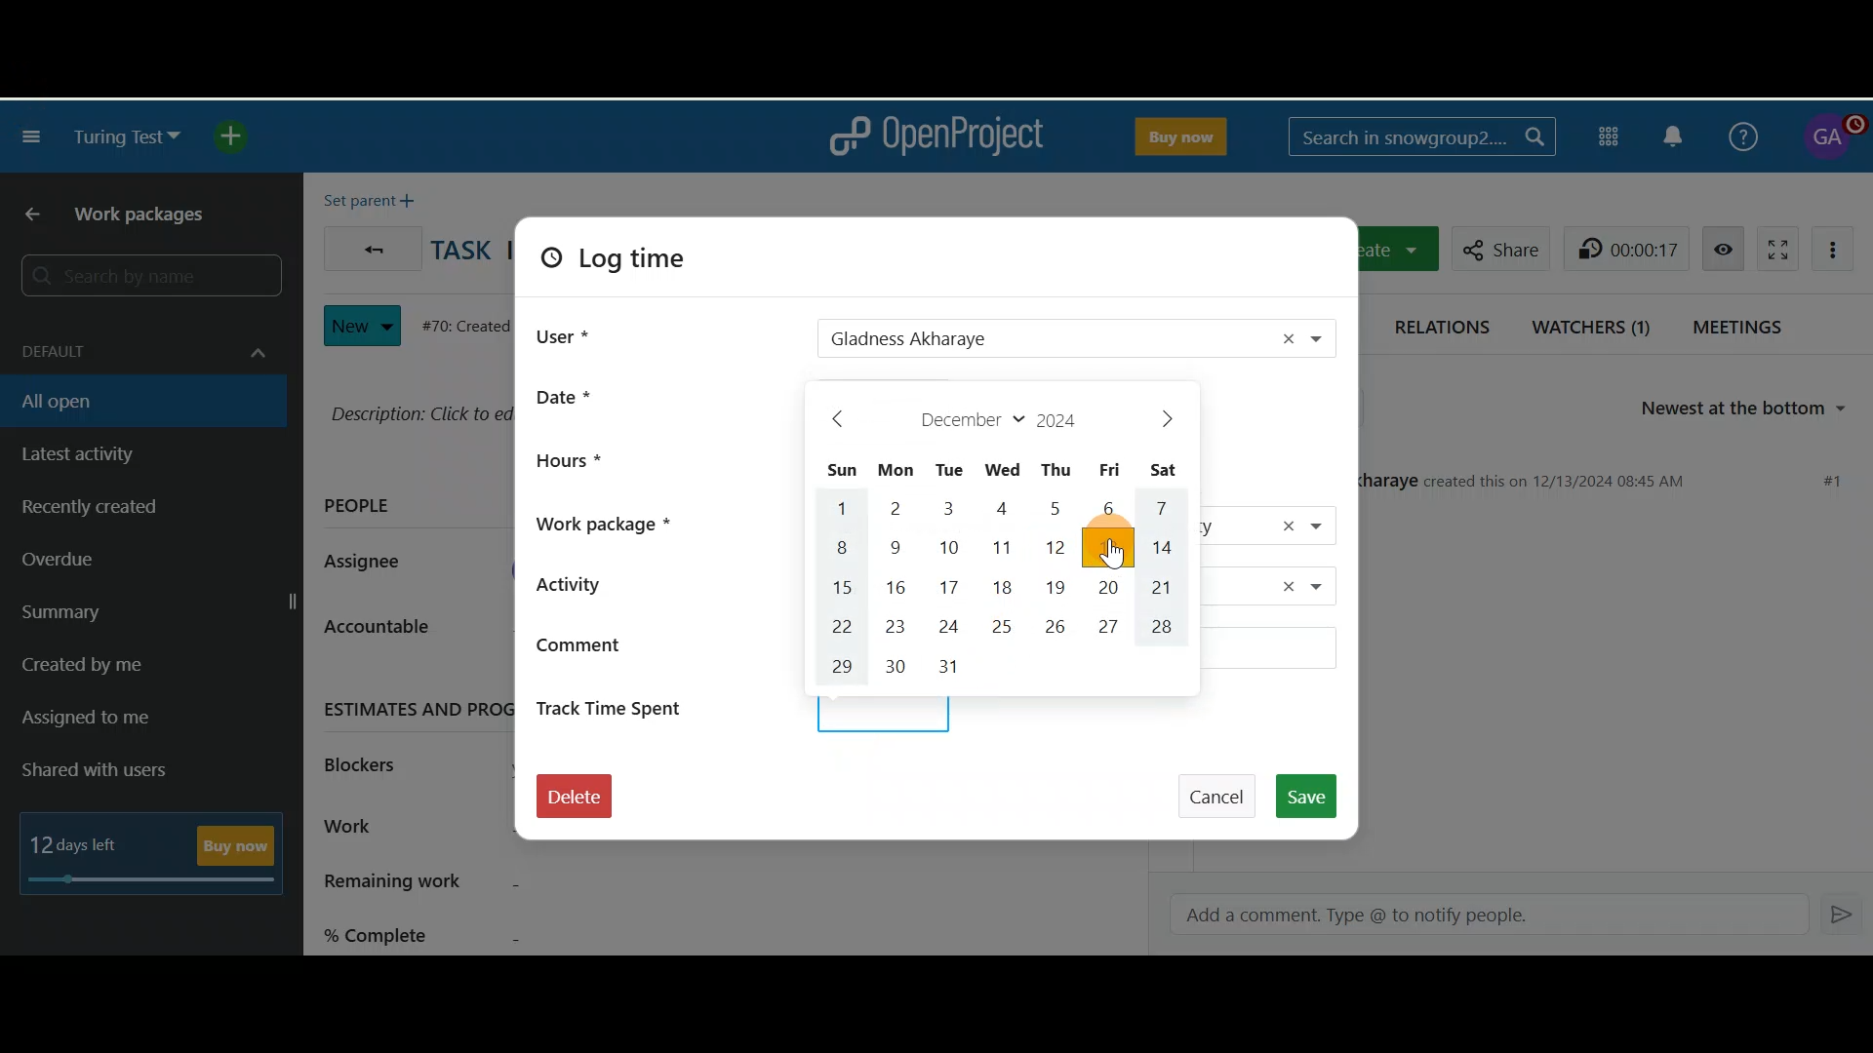 The width and height of the screenshot is (1873, 1053). What do you see at coordinates (1014, 340) in the screenshot?
I see `Gladness Akharaye` at bounding box center [1014, 340].